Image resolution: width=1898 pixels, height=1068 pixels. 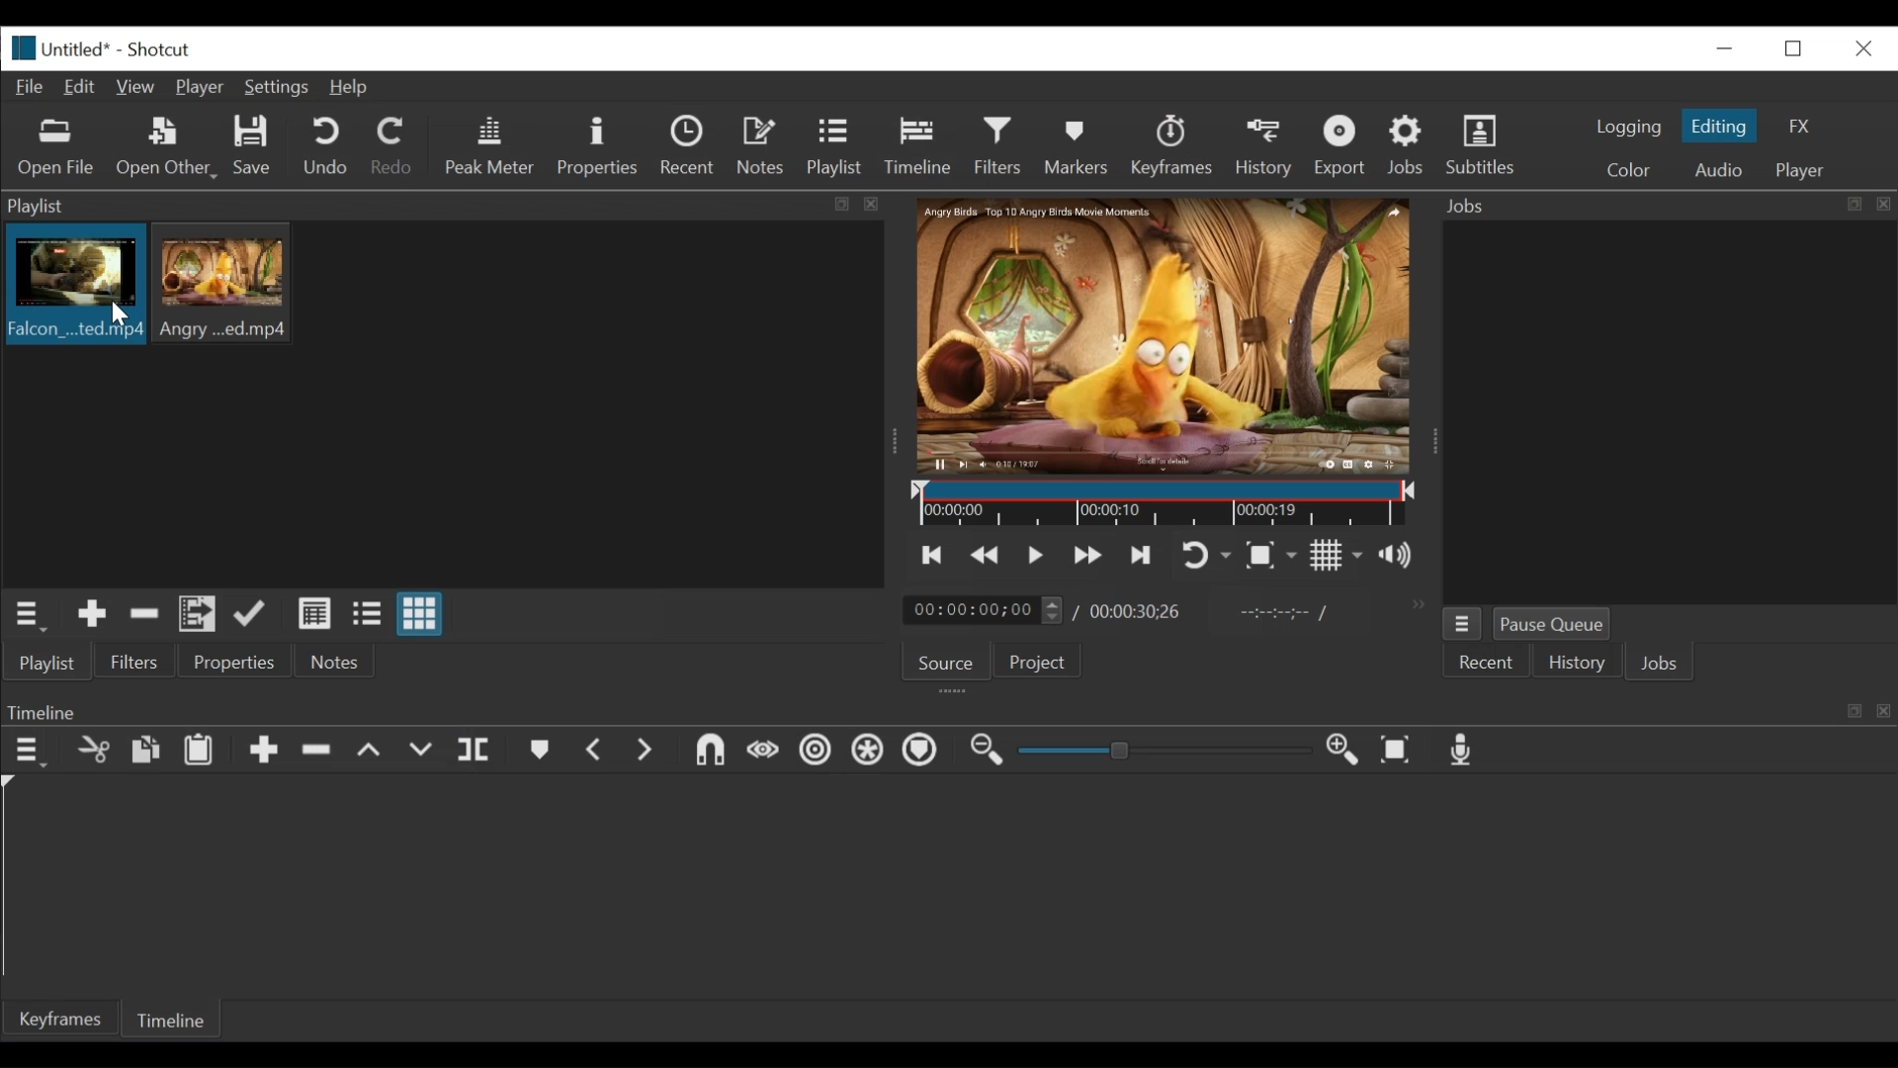 What do you see at coordinates (206, 753) in the screenshot?
I see `Paste` at bounding box center [206, 753].